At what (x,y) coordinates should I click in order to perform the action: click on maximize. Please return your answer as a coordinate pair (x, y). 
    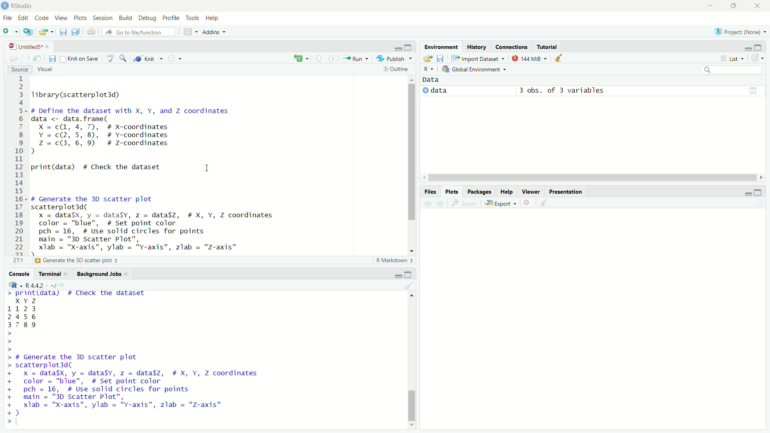
    Looking at the image, I should click on (411, 48).